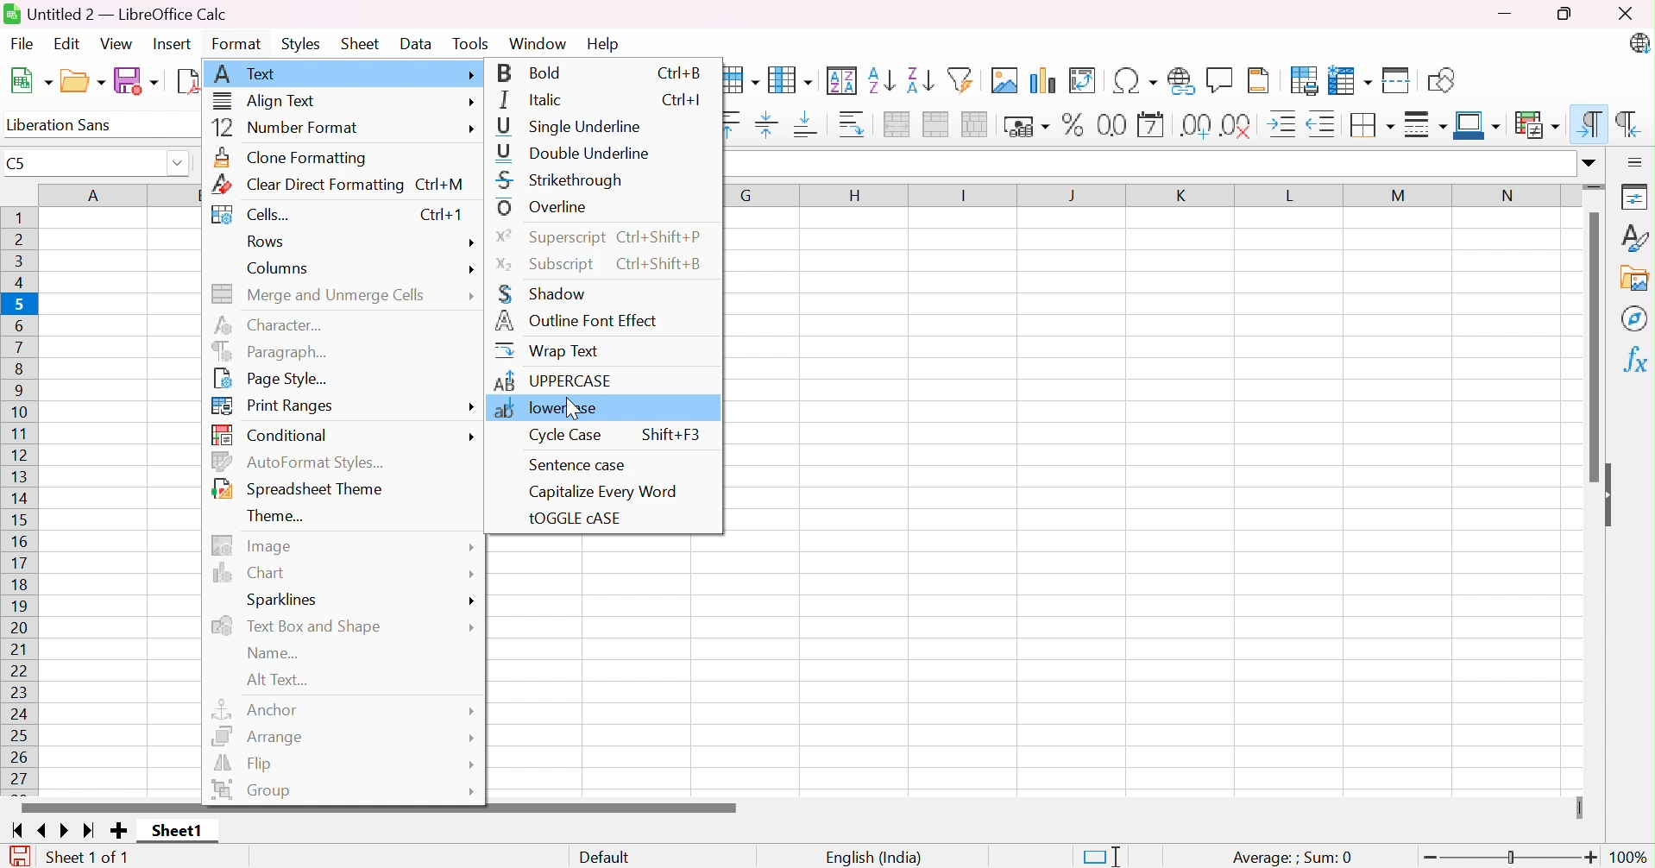  Describe the element at coordinates (1589, 160) in the screenshot. I see `Drop Down` at that location.